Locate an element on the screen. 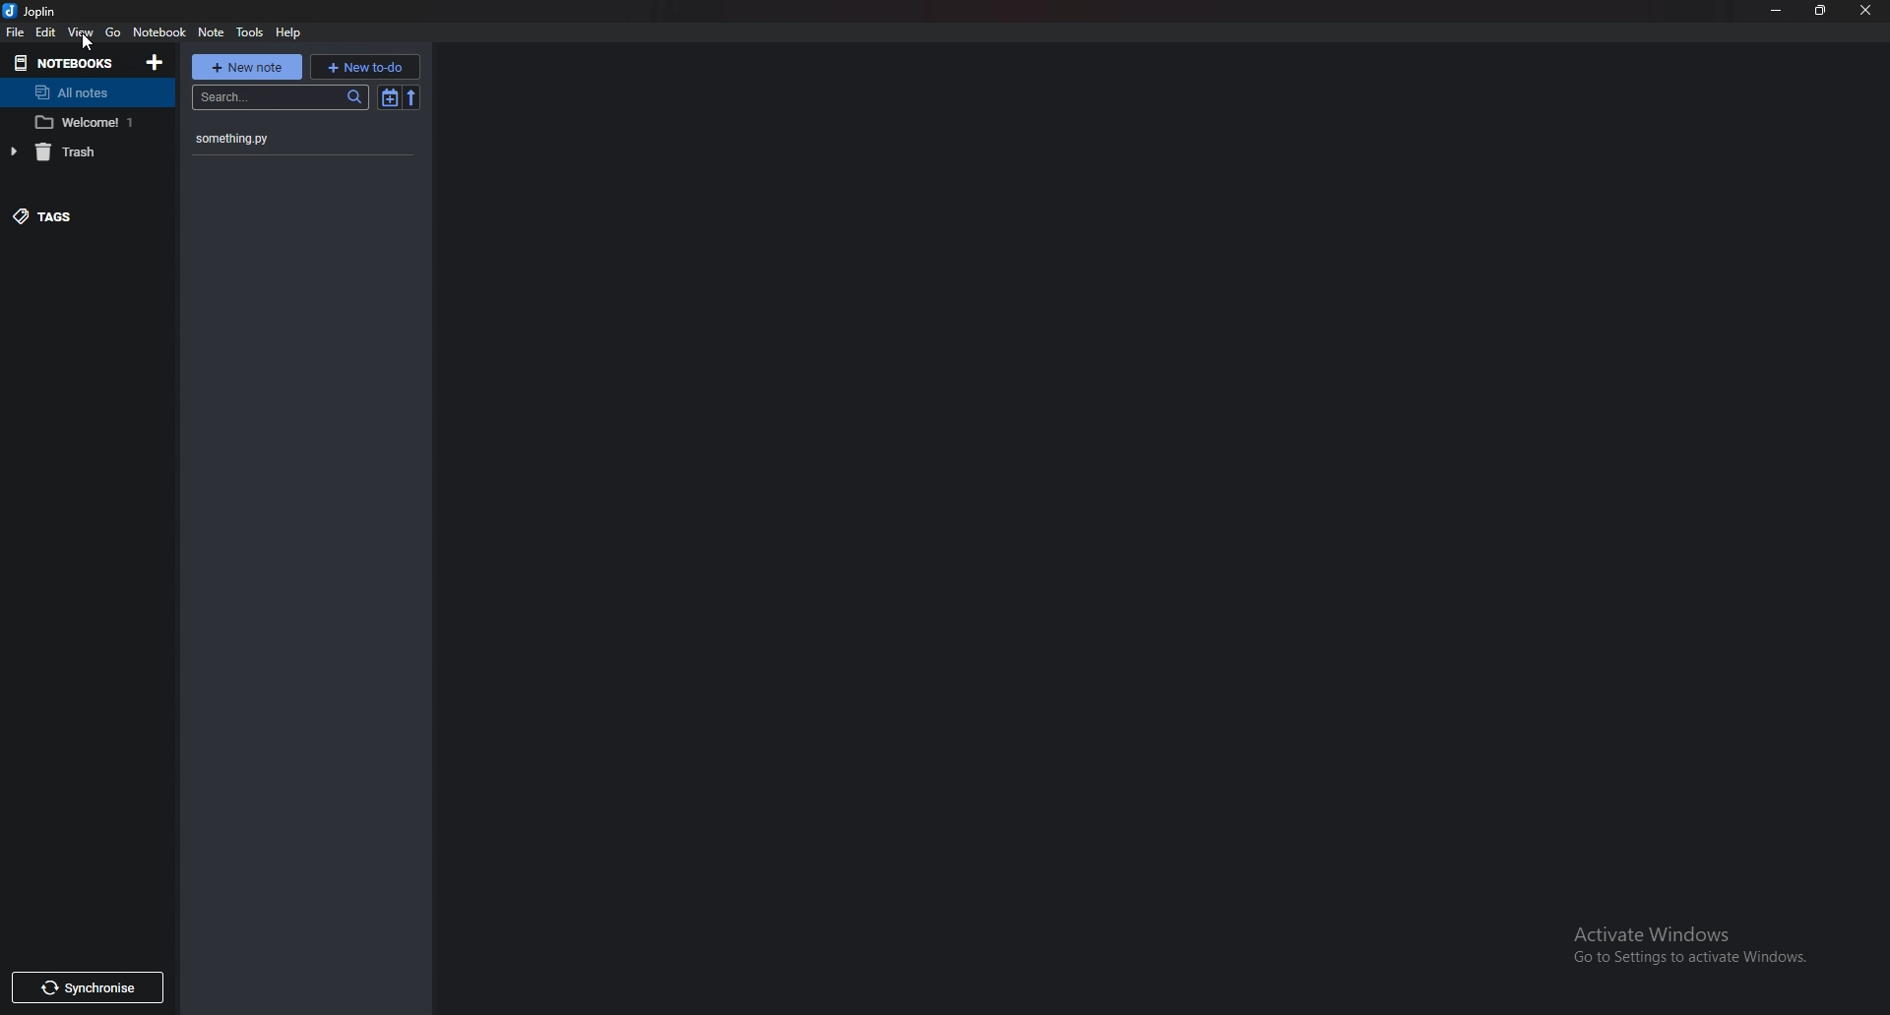 The width and height of the screenshot is (1890, 1015). Minimize is located at coordinates (1774, 10).